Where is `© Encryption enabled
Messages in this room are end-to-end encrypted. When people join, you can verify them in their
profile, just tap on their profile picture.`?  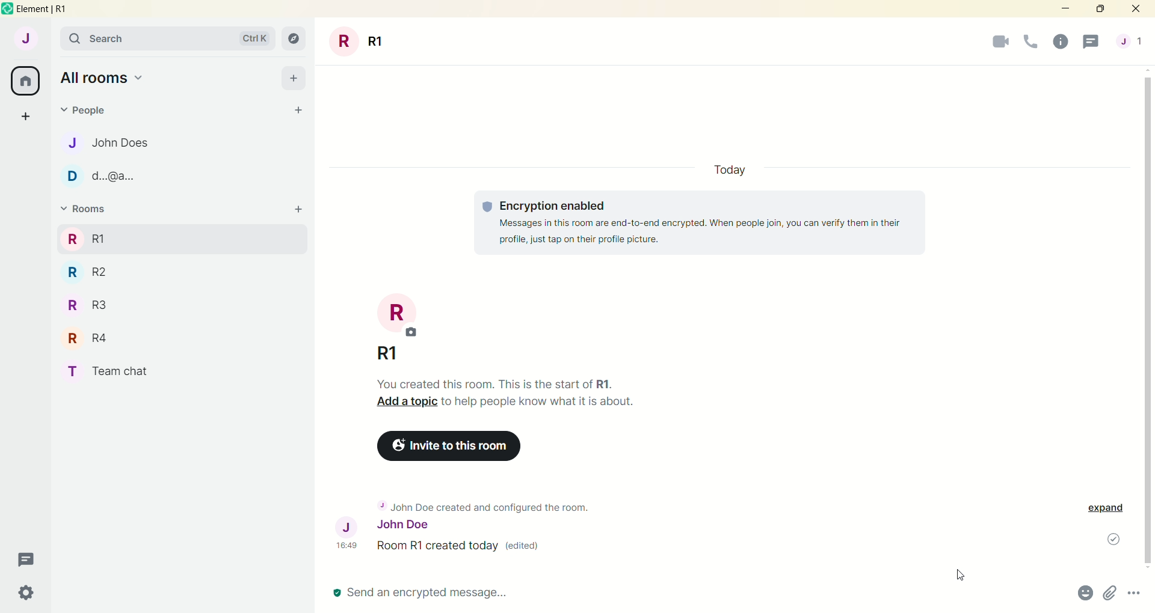
© Encryption enabled
Messages in this room are end-to-end encrypted. When people join, you can verify them in their
profile, just tap on their profile picture. is located at coordinates (703, 222).